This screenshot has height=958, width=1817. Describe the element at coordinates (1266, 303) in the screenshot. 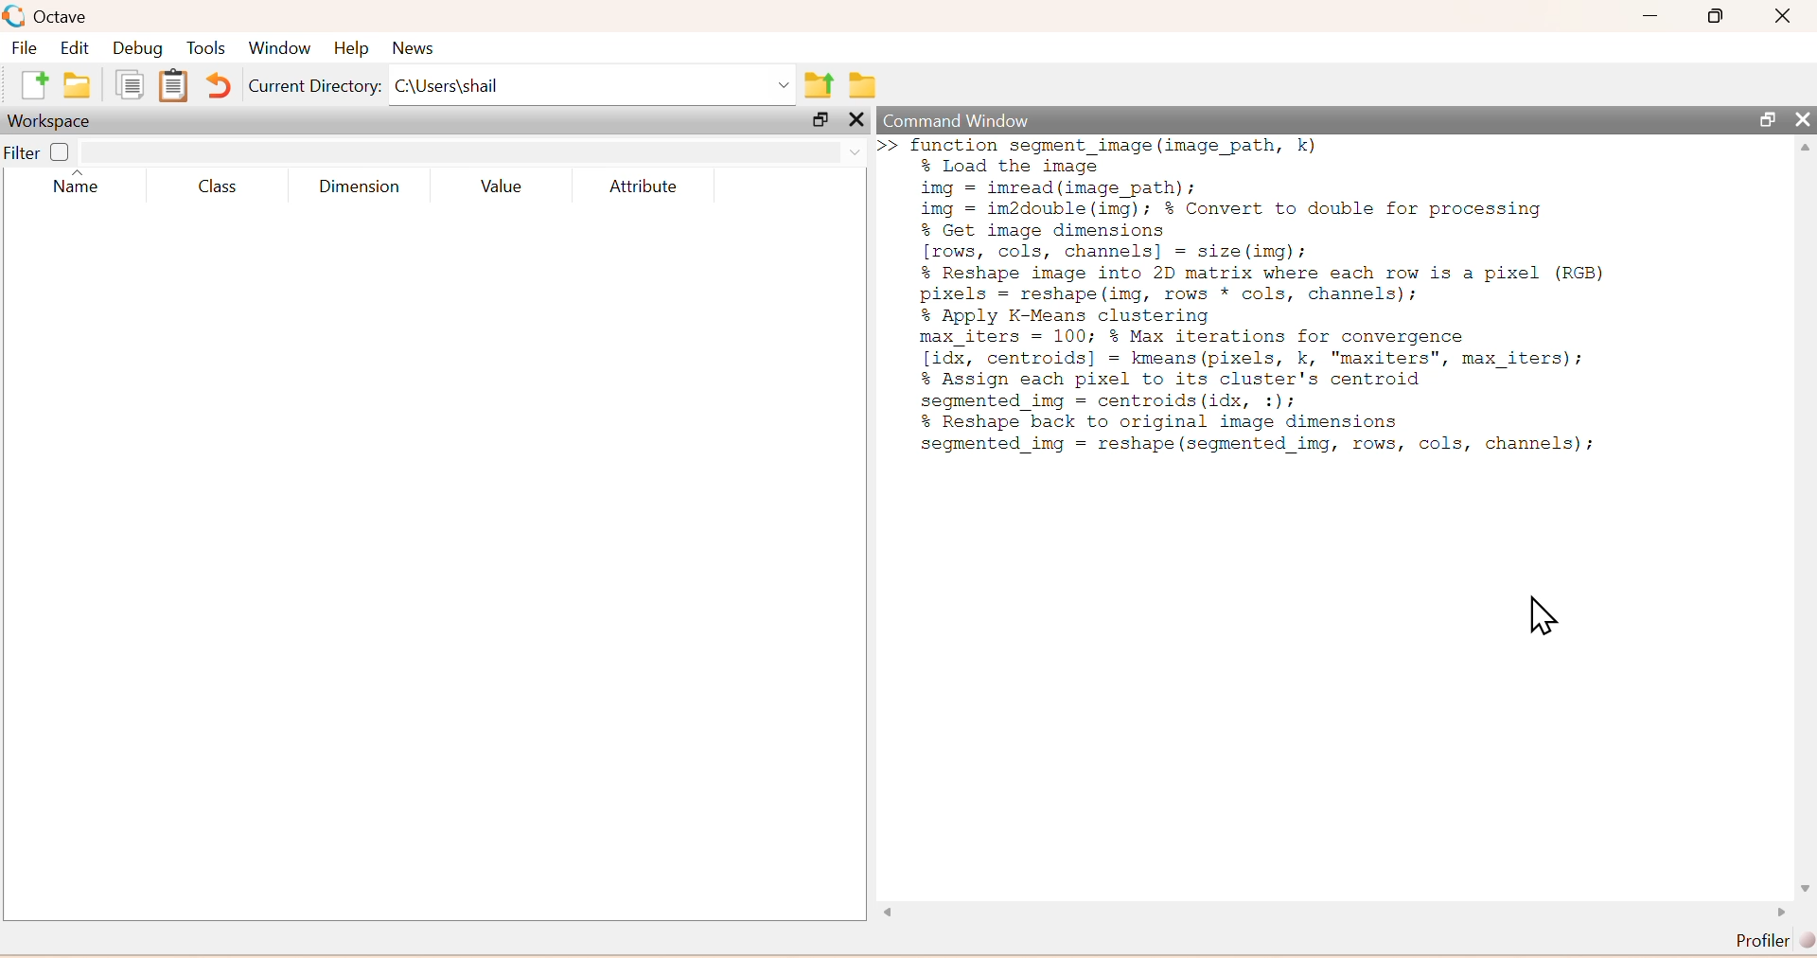

I see `function segment_image (image_path, k)% Load the imageimg = imread(image_path);img = im2double (img); % Convert to double for processing% Get image dimensions[rows, cols, channels] = size (img);% Reshape image into 2D matrix where each row is a pixel (RGB)pixels = reshape (img, rows * cols, channels);% Apply K-Means clusteringmax_iters = 100; % Max iterations for convergence[idx, centroids] = kmeans (pixels, k, "maxiters", max_iters);% Assign each pixel to its cluster's centroidsegmented_img = centroids (idx, :);% Reshape back to original image dimensionssegmented_img = reshape (segmented_img, rows, cols, channels);` at that location.